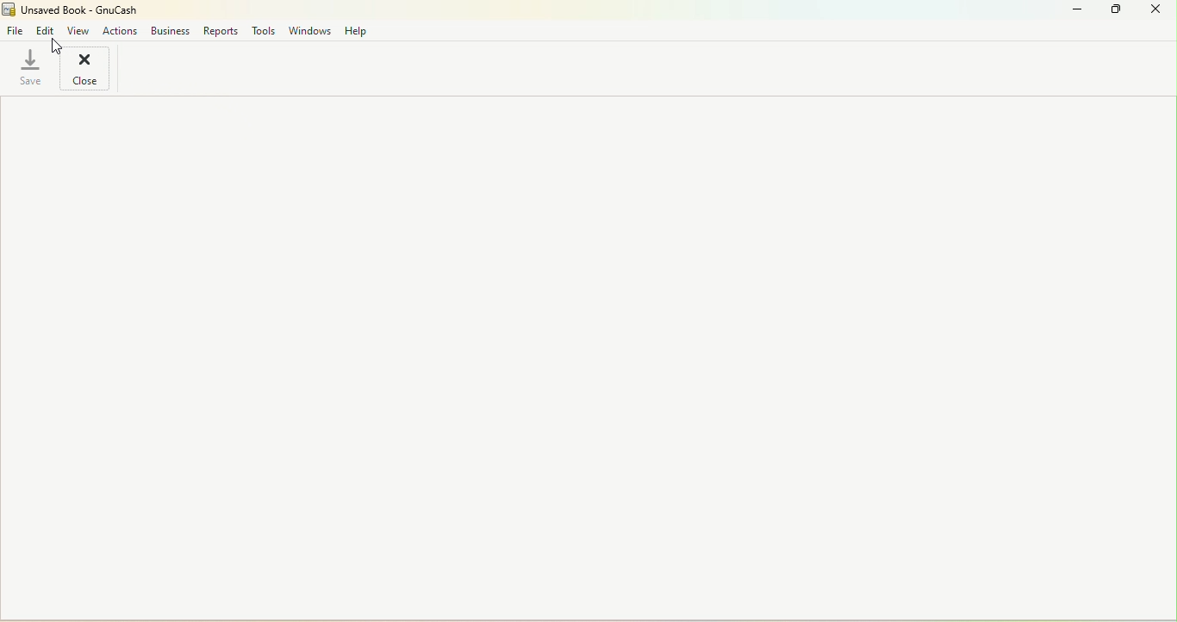 The width and height of the screenshot is (1177, 622). Describe the element at coordinates (72, 9) in the screenshot. I see `File name` at that location.